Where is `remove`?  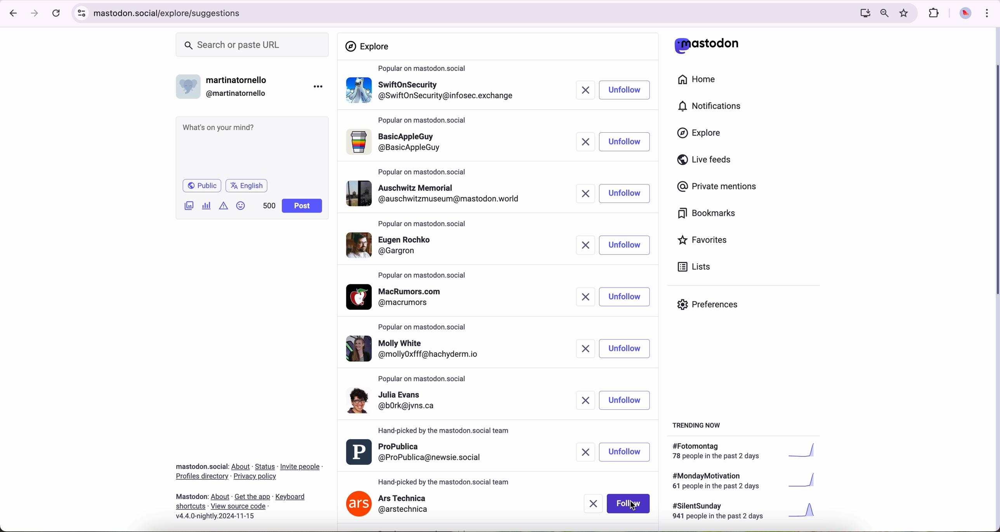
remove is located at coordinates (592, 504).